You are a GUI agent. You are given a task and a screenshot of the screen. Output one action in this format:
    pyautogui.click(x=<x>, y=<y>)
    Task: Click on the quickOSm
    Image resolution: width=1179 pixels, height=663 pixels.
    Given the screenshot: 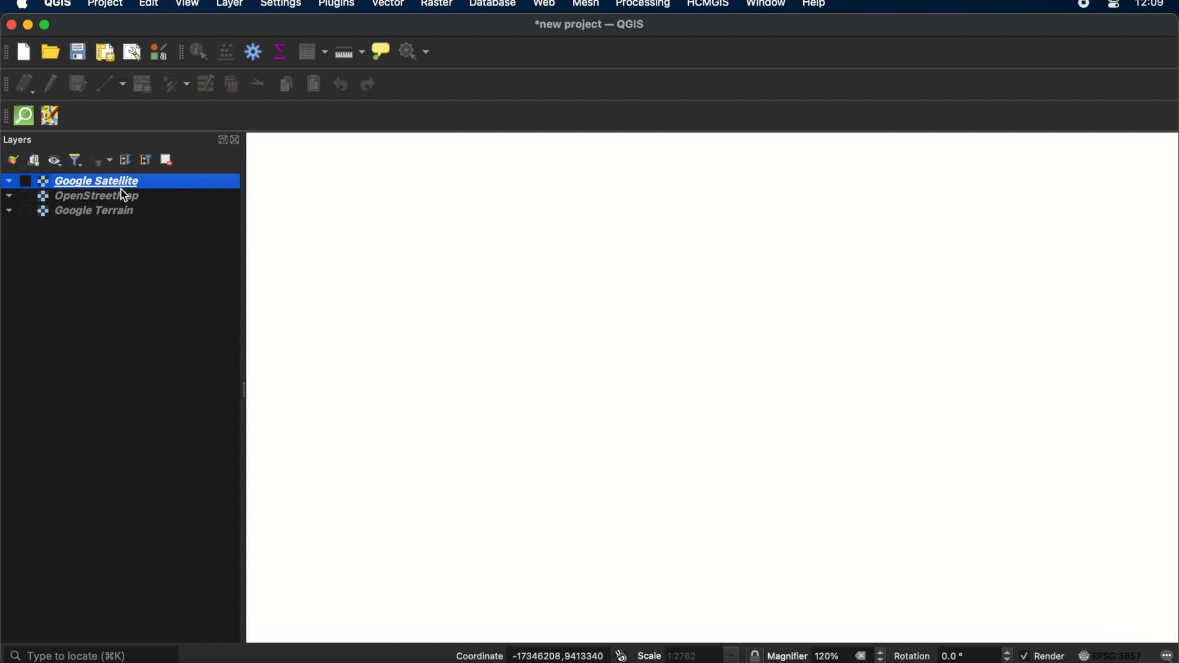 What is the action you would take?
    pyautogui.click(x=27, y=115)
    